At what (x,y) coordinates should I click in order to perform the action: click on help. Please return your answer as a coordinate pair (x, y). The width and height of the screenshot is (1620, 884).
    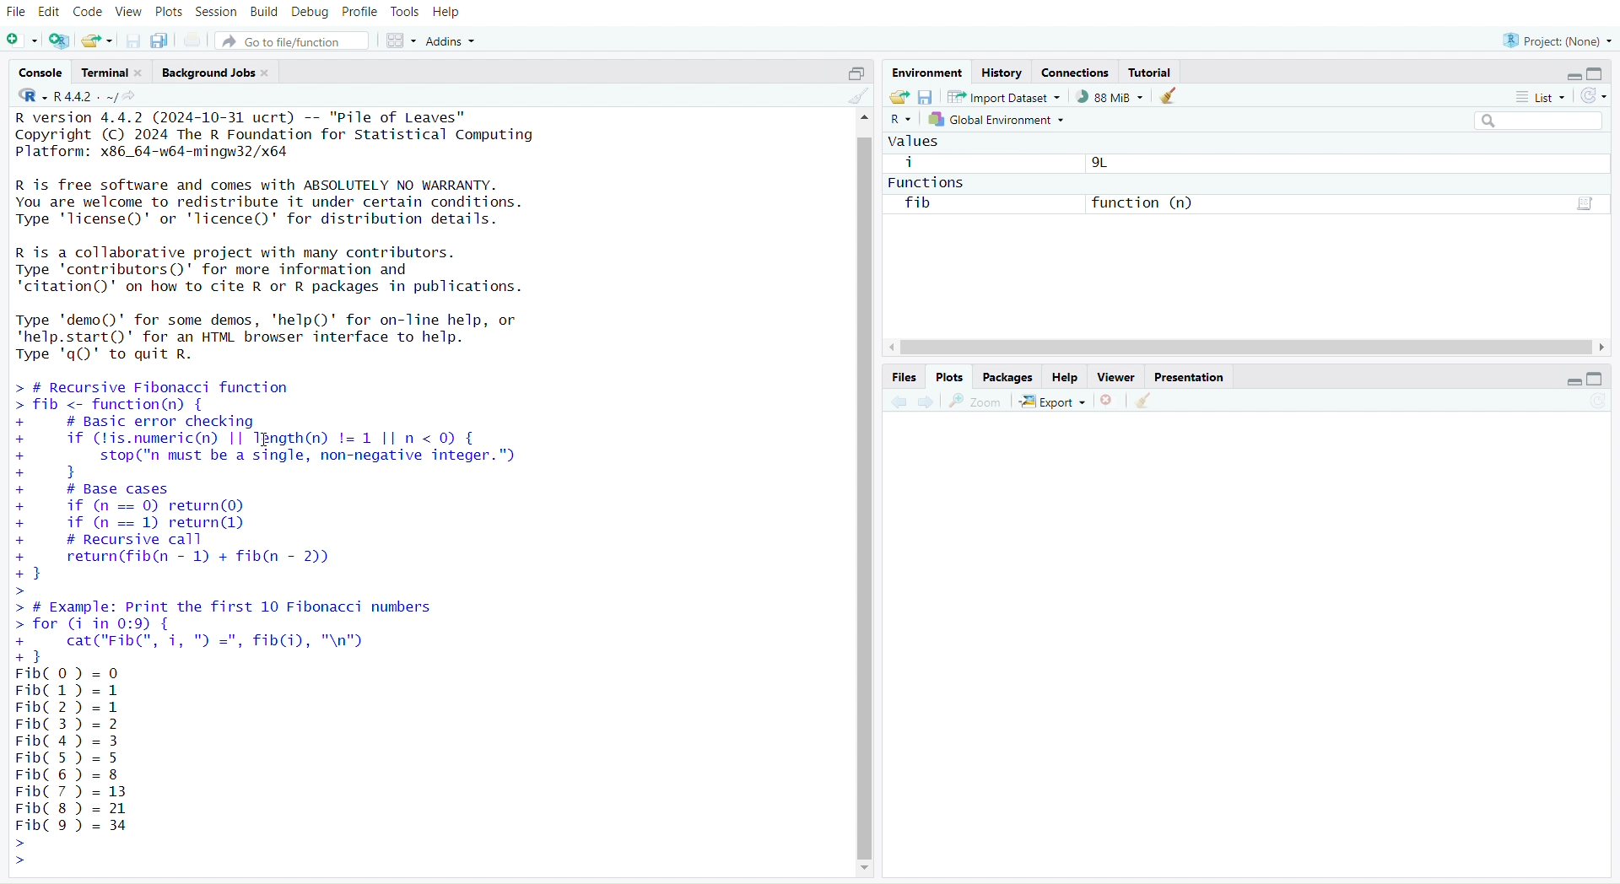
    Looking at the image, I should click on (1066, 378).